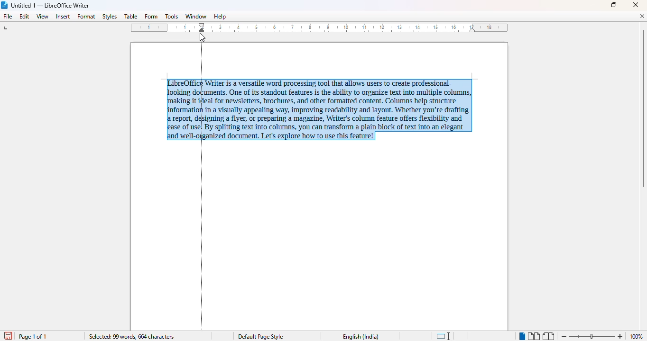  What do you see at coordinates (132, 337) in the screenshot?
I see `selected: 99 words 664 characters` at bounding box center [132, 337].